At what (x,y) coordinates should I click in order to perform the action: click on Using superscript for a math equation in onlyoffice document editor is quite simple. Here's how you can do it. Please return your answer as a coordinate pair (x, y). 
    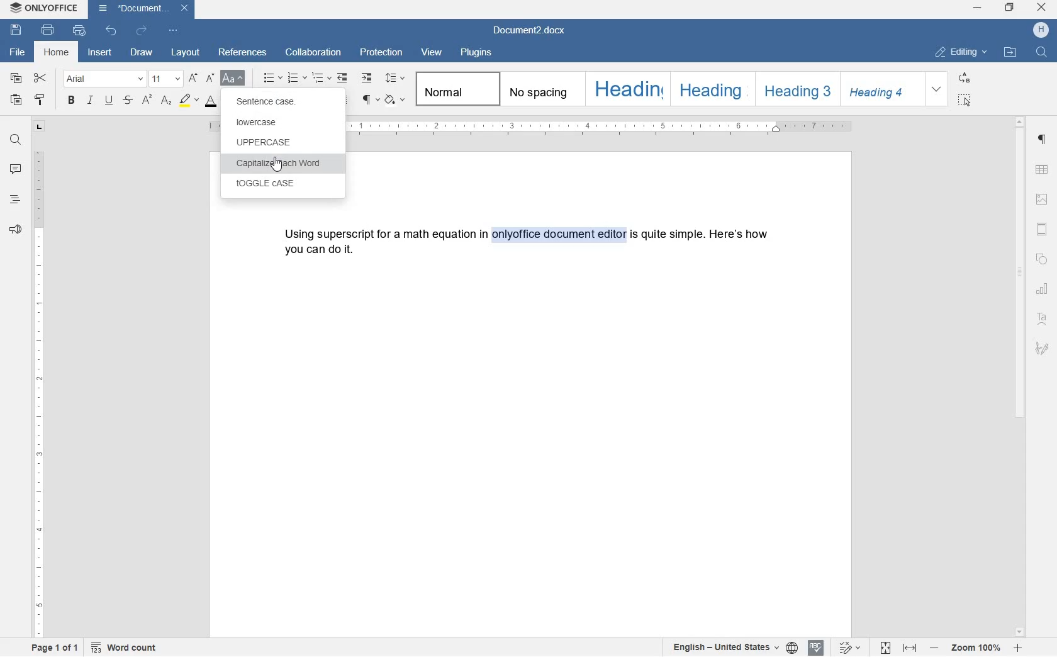
    Looking at the image, I should click on (528, 239).